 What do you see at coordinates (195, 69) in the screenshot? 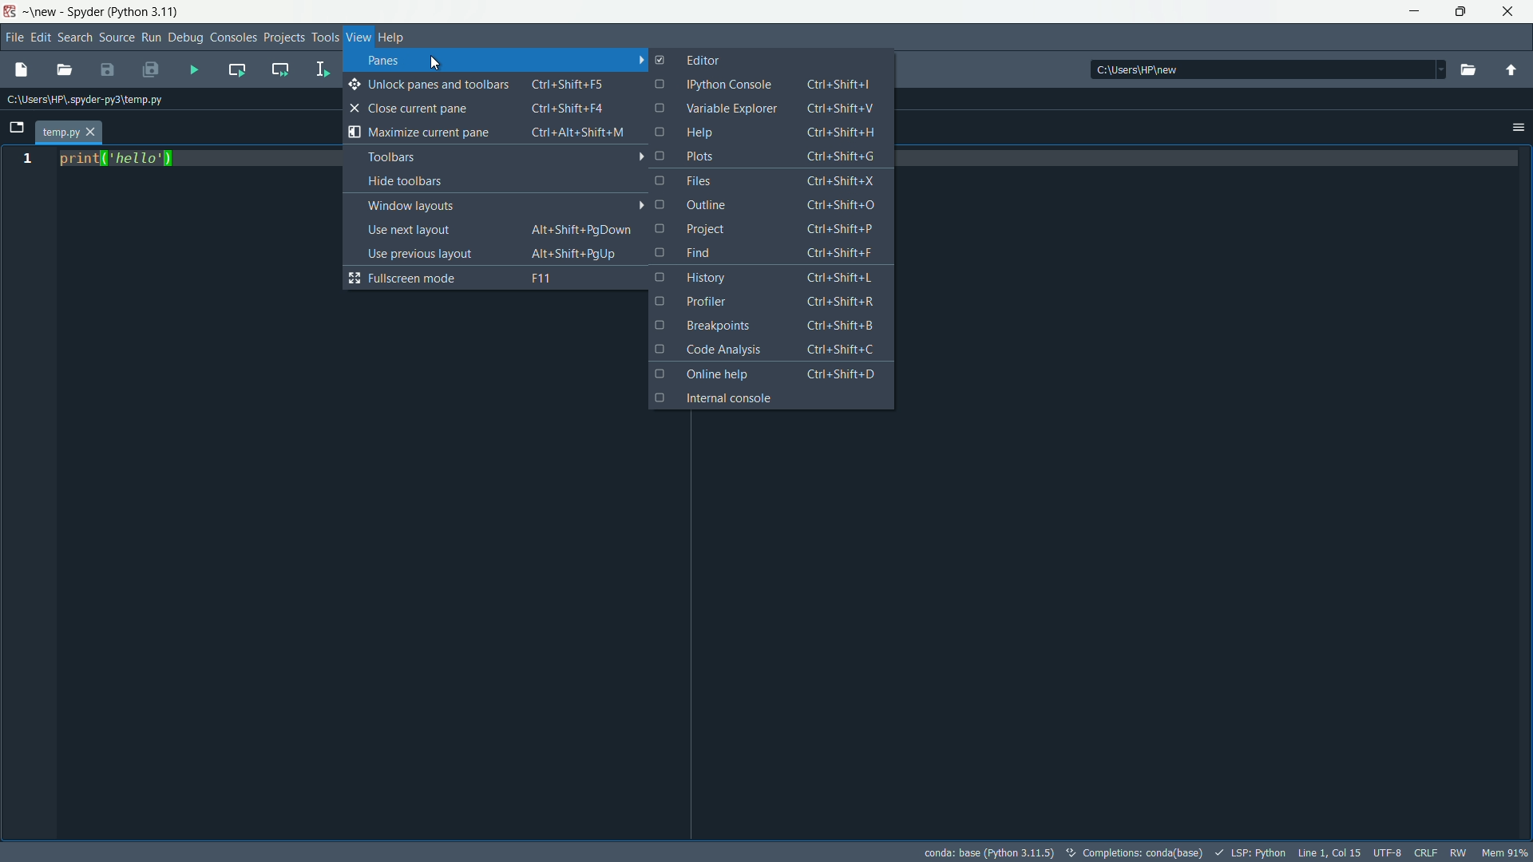
I see `run file` at bounding box center [195, 69].